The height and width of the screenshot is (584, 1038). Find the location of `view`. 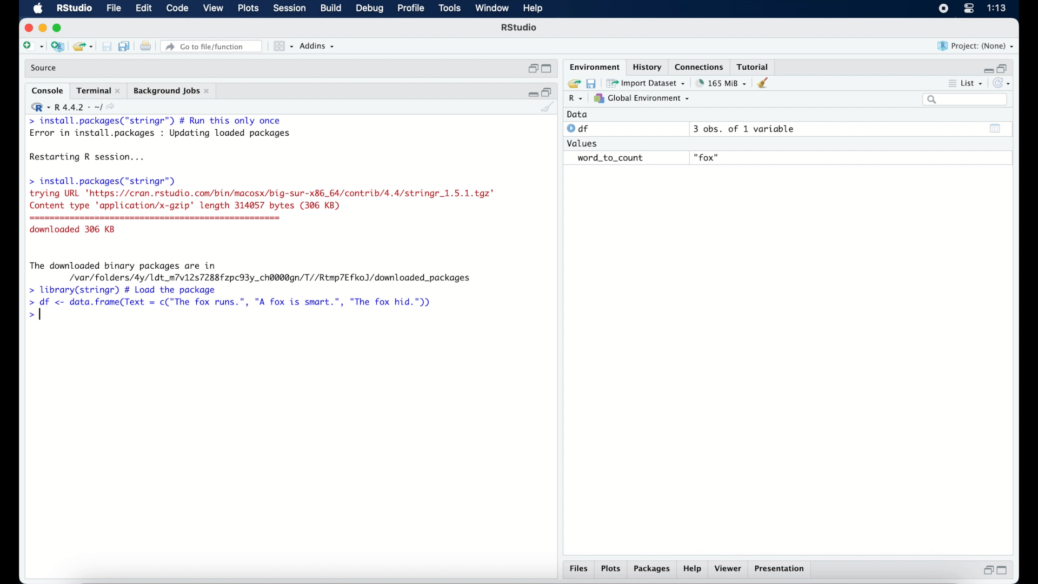

view is located at coordinates (213, 9).